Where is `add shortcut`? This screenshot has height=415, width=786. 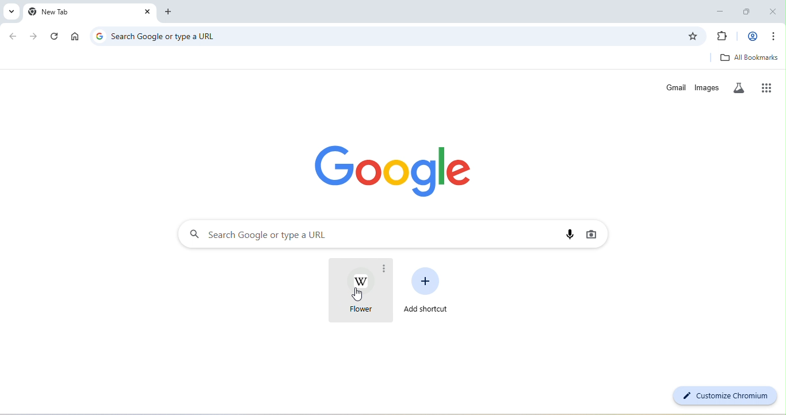
add shortcut is located at coordinates (428, 289).